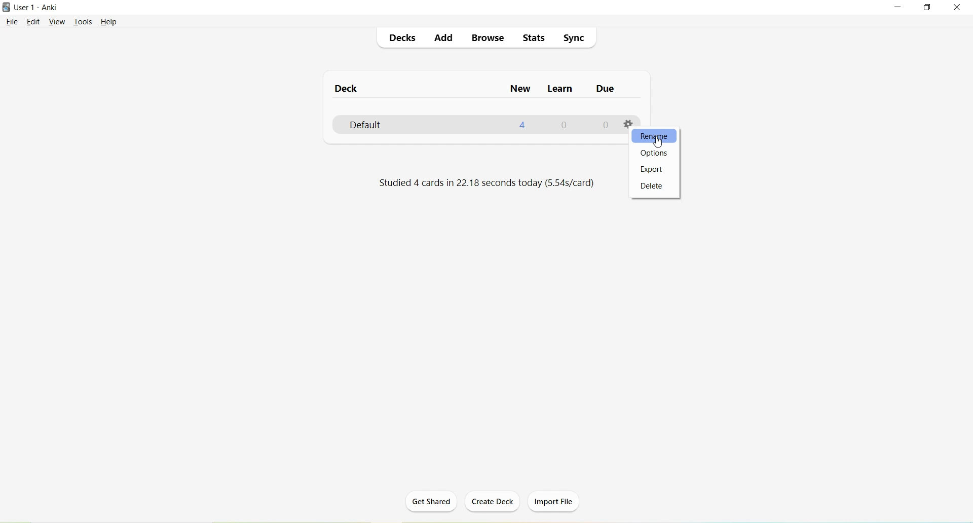  What do you see at coordinates (493, 502) in the screenshot?
I see `Create Deck` at bounding box center [493, 502].